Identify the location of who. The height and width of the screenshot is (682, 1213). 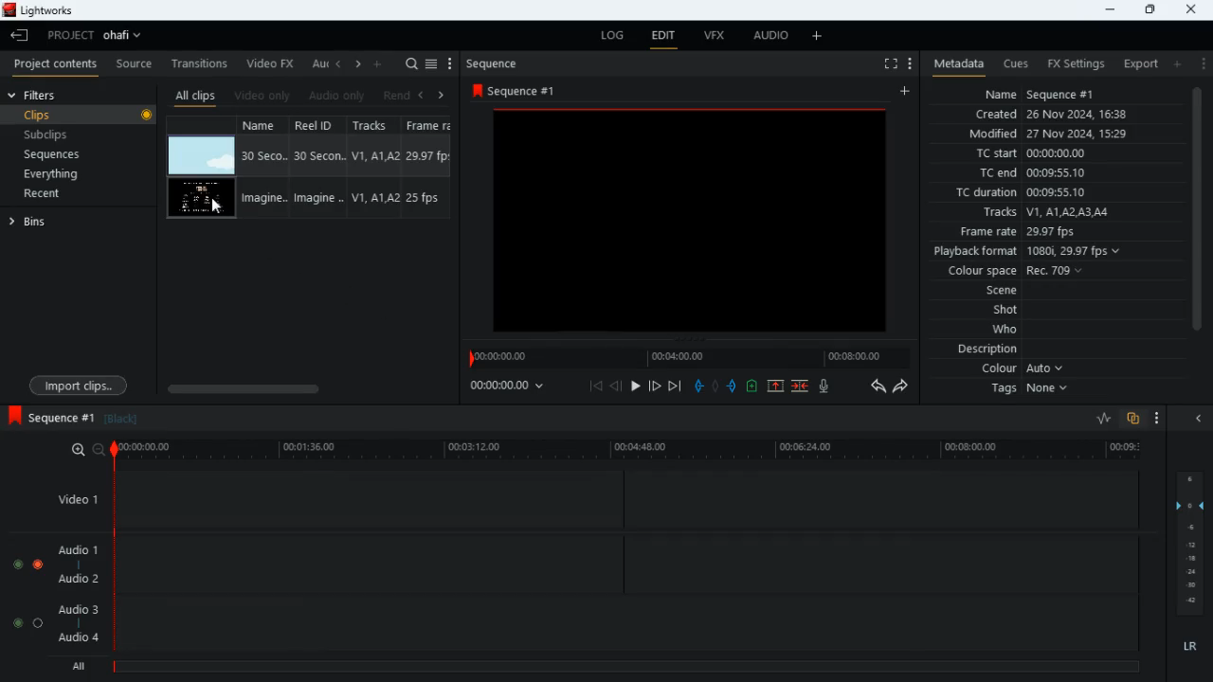
(1009, 330).